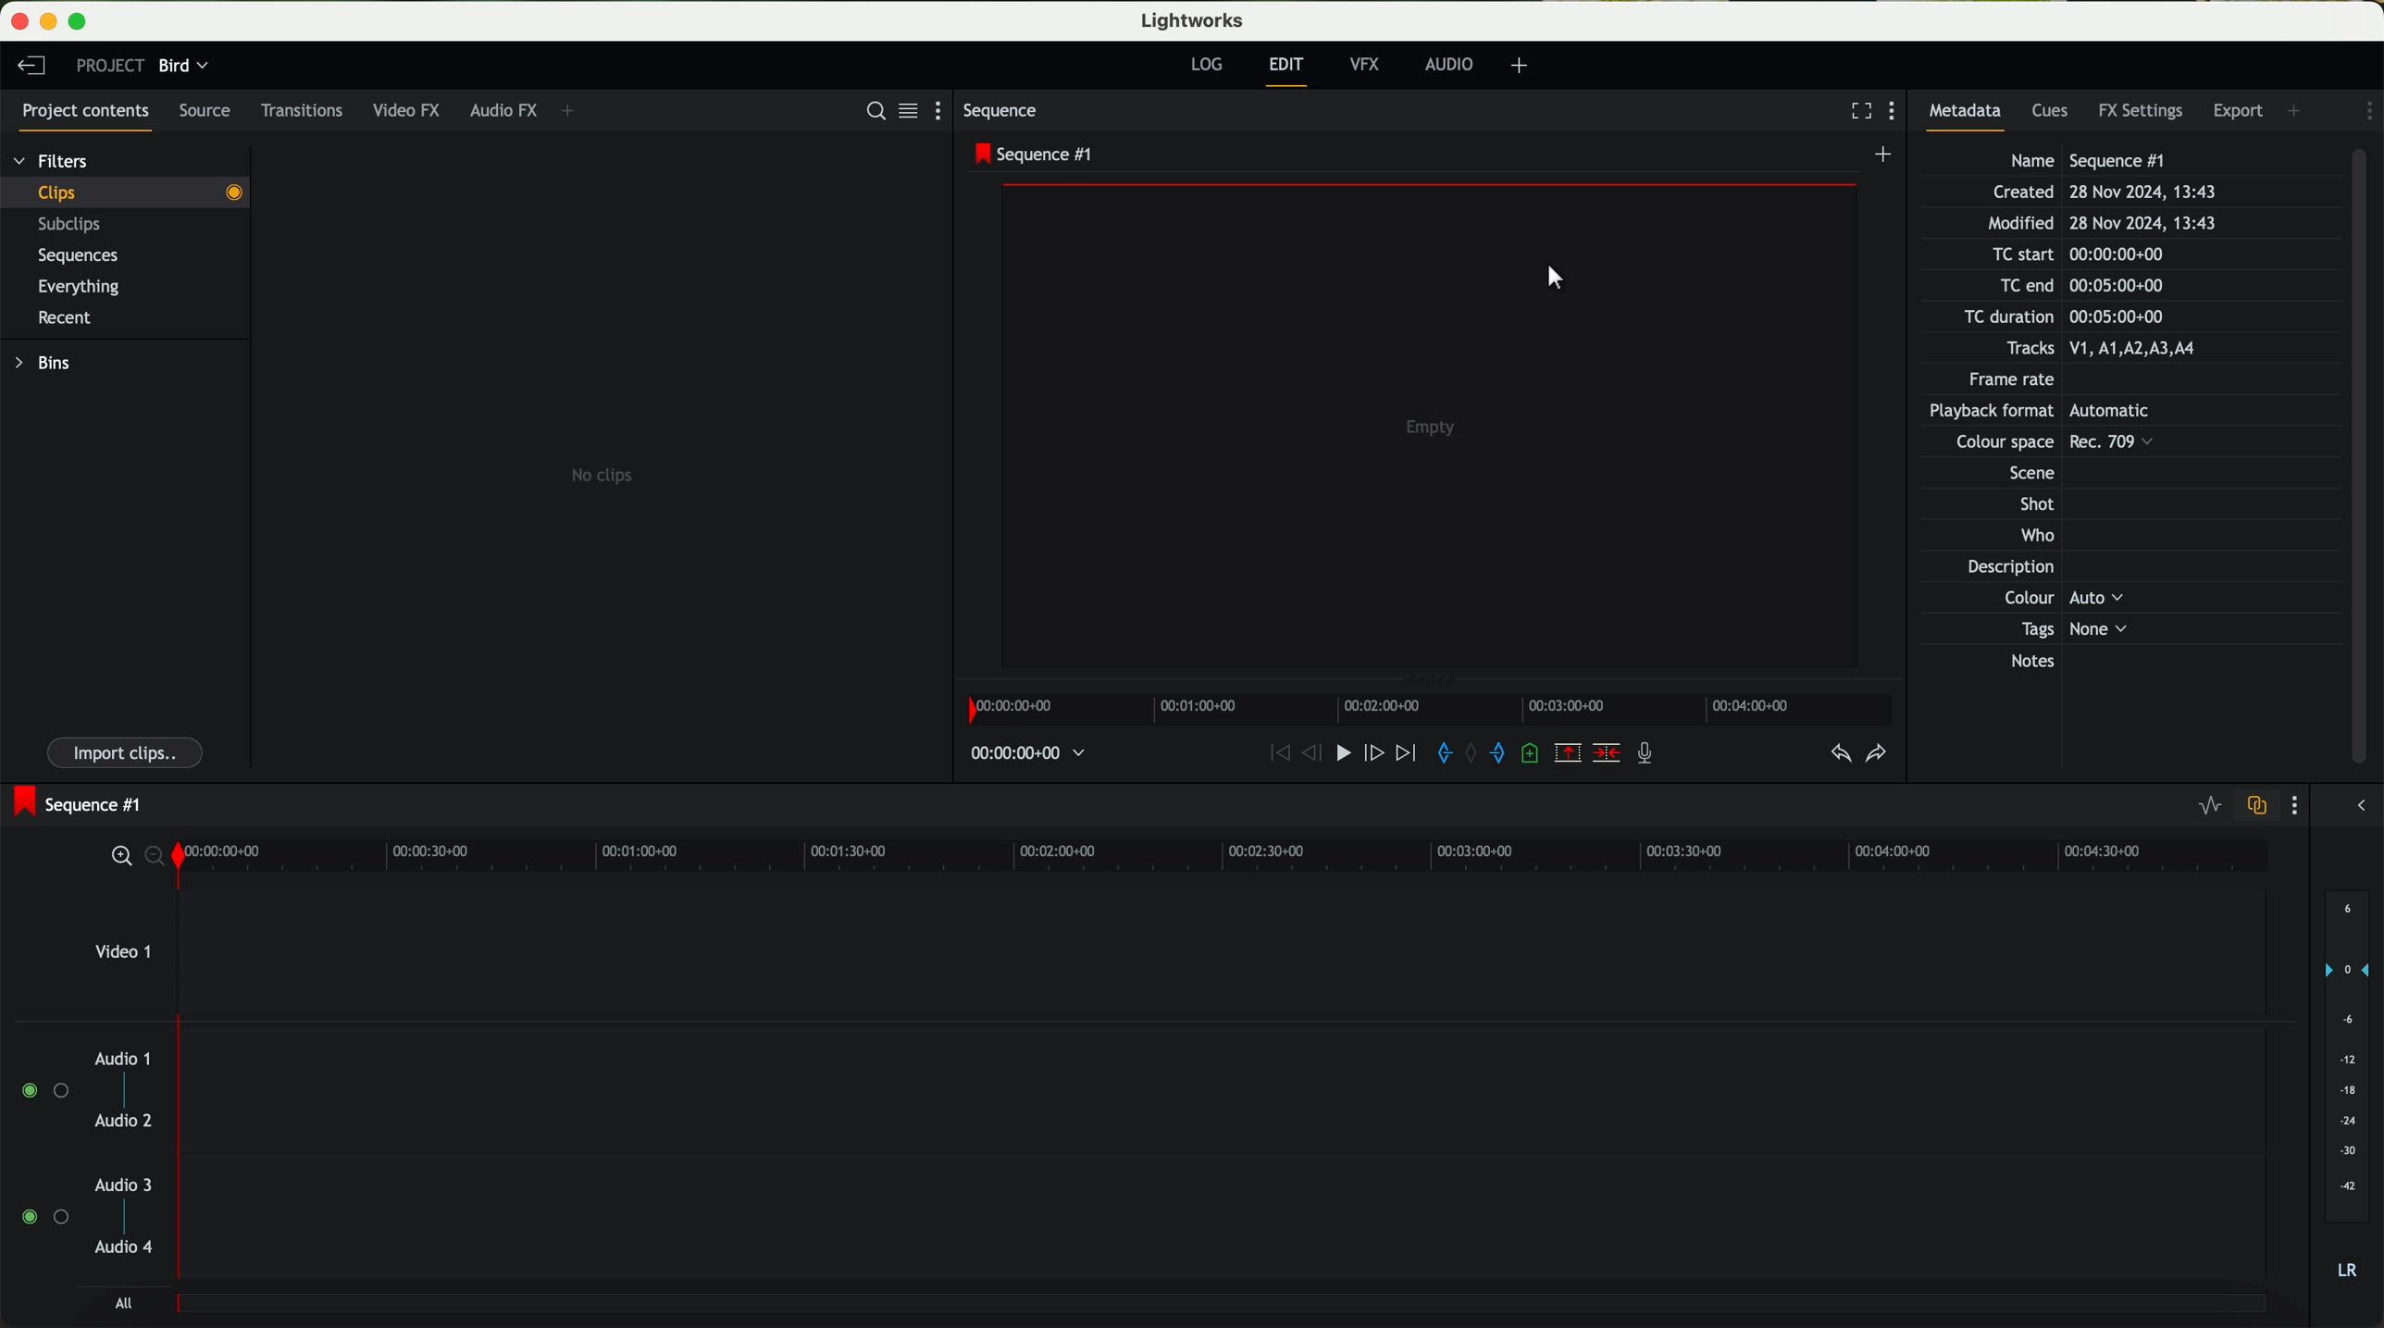 The width and height of the screenshot is (2384, 1328). What do you see at coordinates (2366, 111) in the screenshot?
I see `show settings menu` at bounding box center [2366, 111].